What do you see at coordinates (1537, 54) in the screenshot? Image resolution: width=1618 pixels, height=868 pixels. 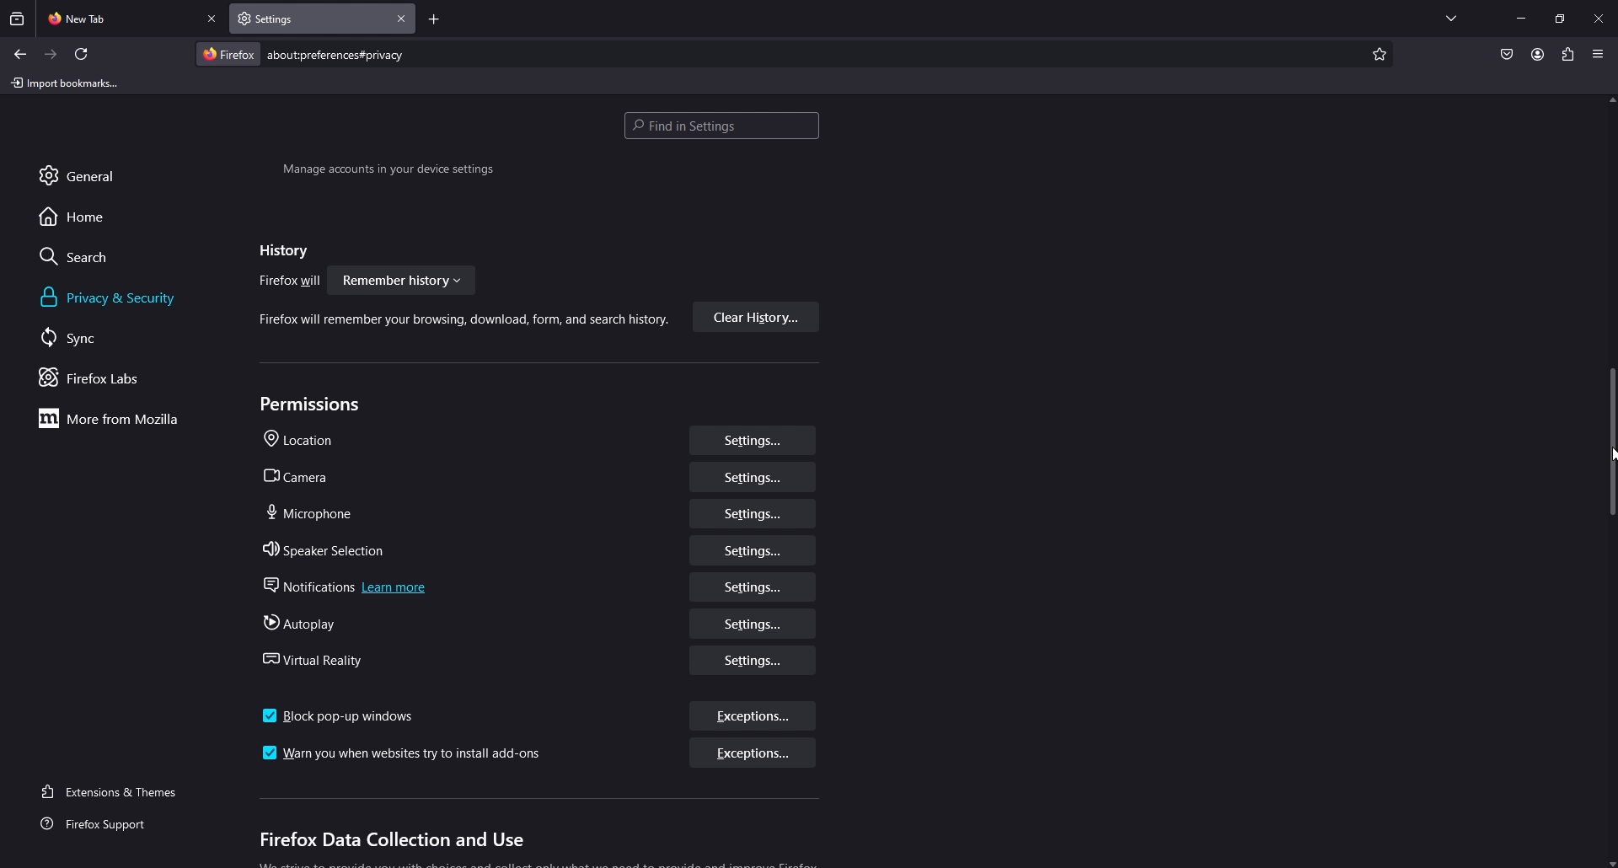 I see `profile` at bounding box center [1537, 54].